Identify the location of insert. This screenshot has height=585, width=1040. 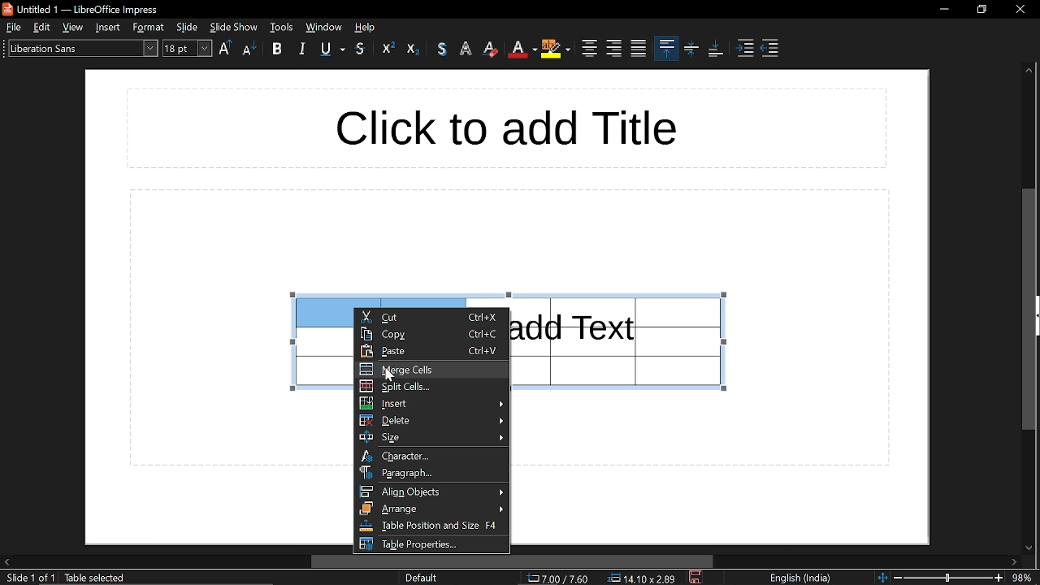
(109, 27).